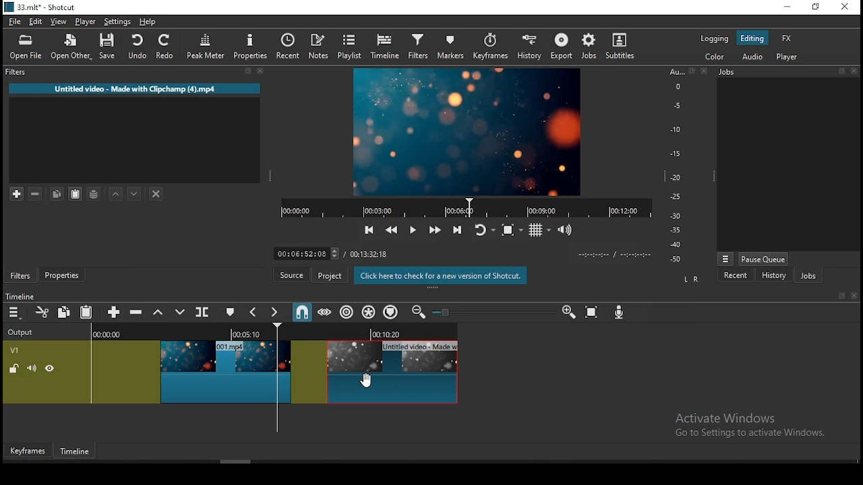 This screenshot has height=485, width=863. What do you see at coordinates (57, 194) in the screenshot?
I see `copy selected filter` at bounding box center [57, 194].